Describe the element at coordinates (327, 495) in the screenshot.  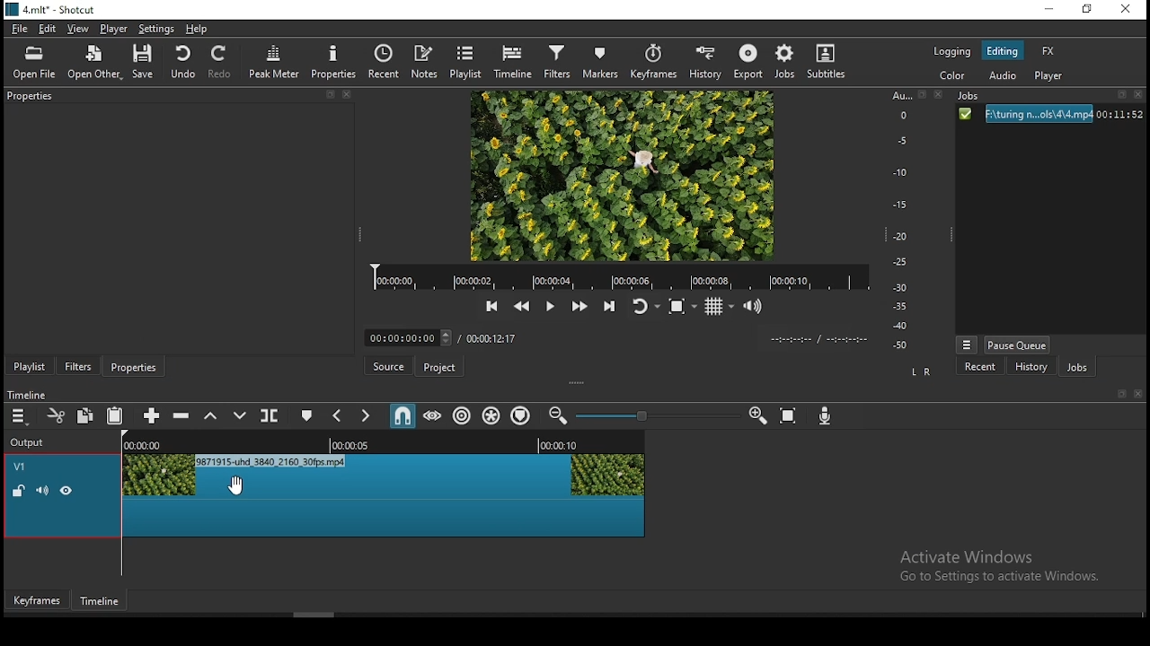
I see `video track` at that location.